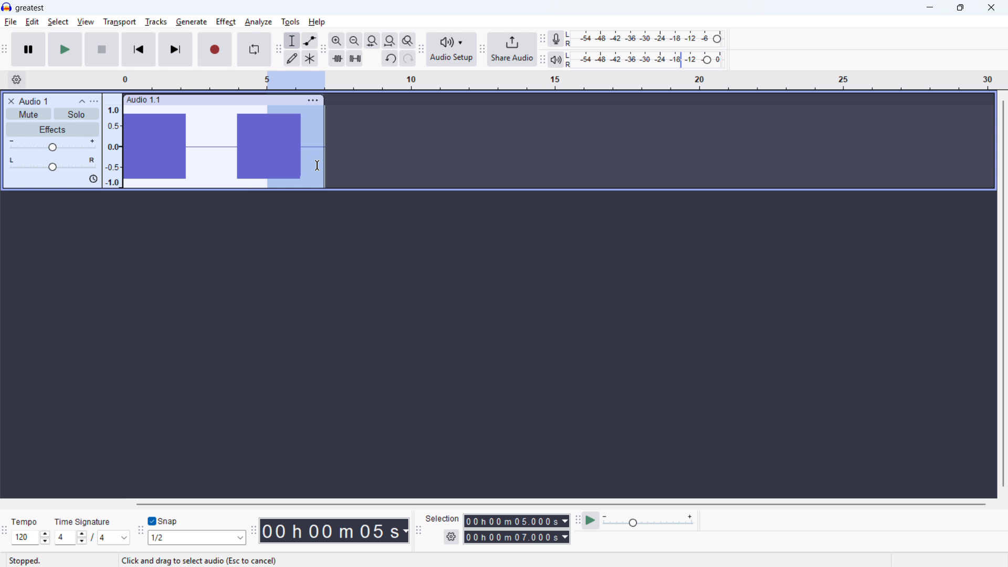  I want to click on Cursor , so click(317, 166).